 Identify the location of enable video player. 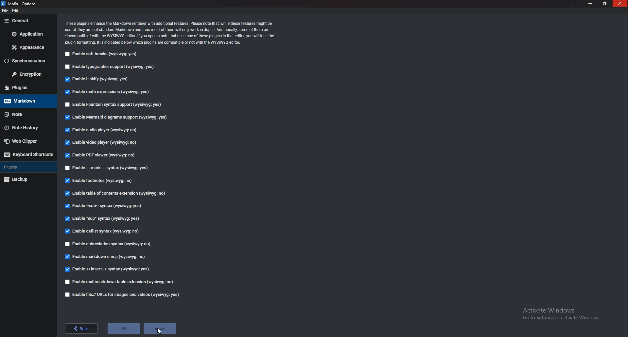
(103, 143).